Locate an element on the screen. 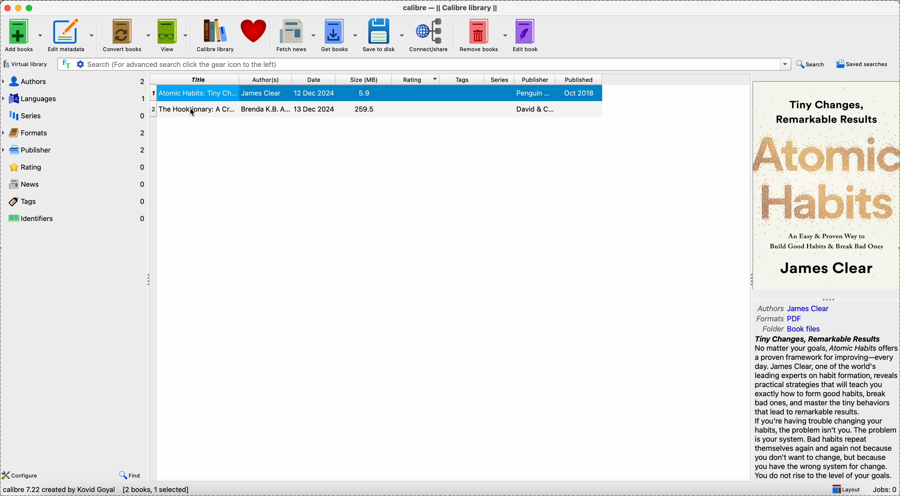  virtual library is located at coordinates (27, 64).